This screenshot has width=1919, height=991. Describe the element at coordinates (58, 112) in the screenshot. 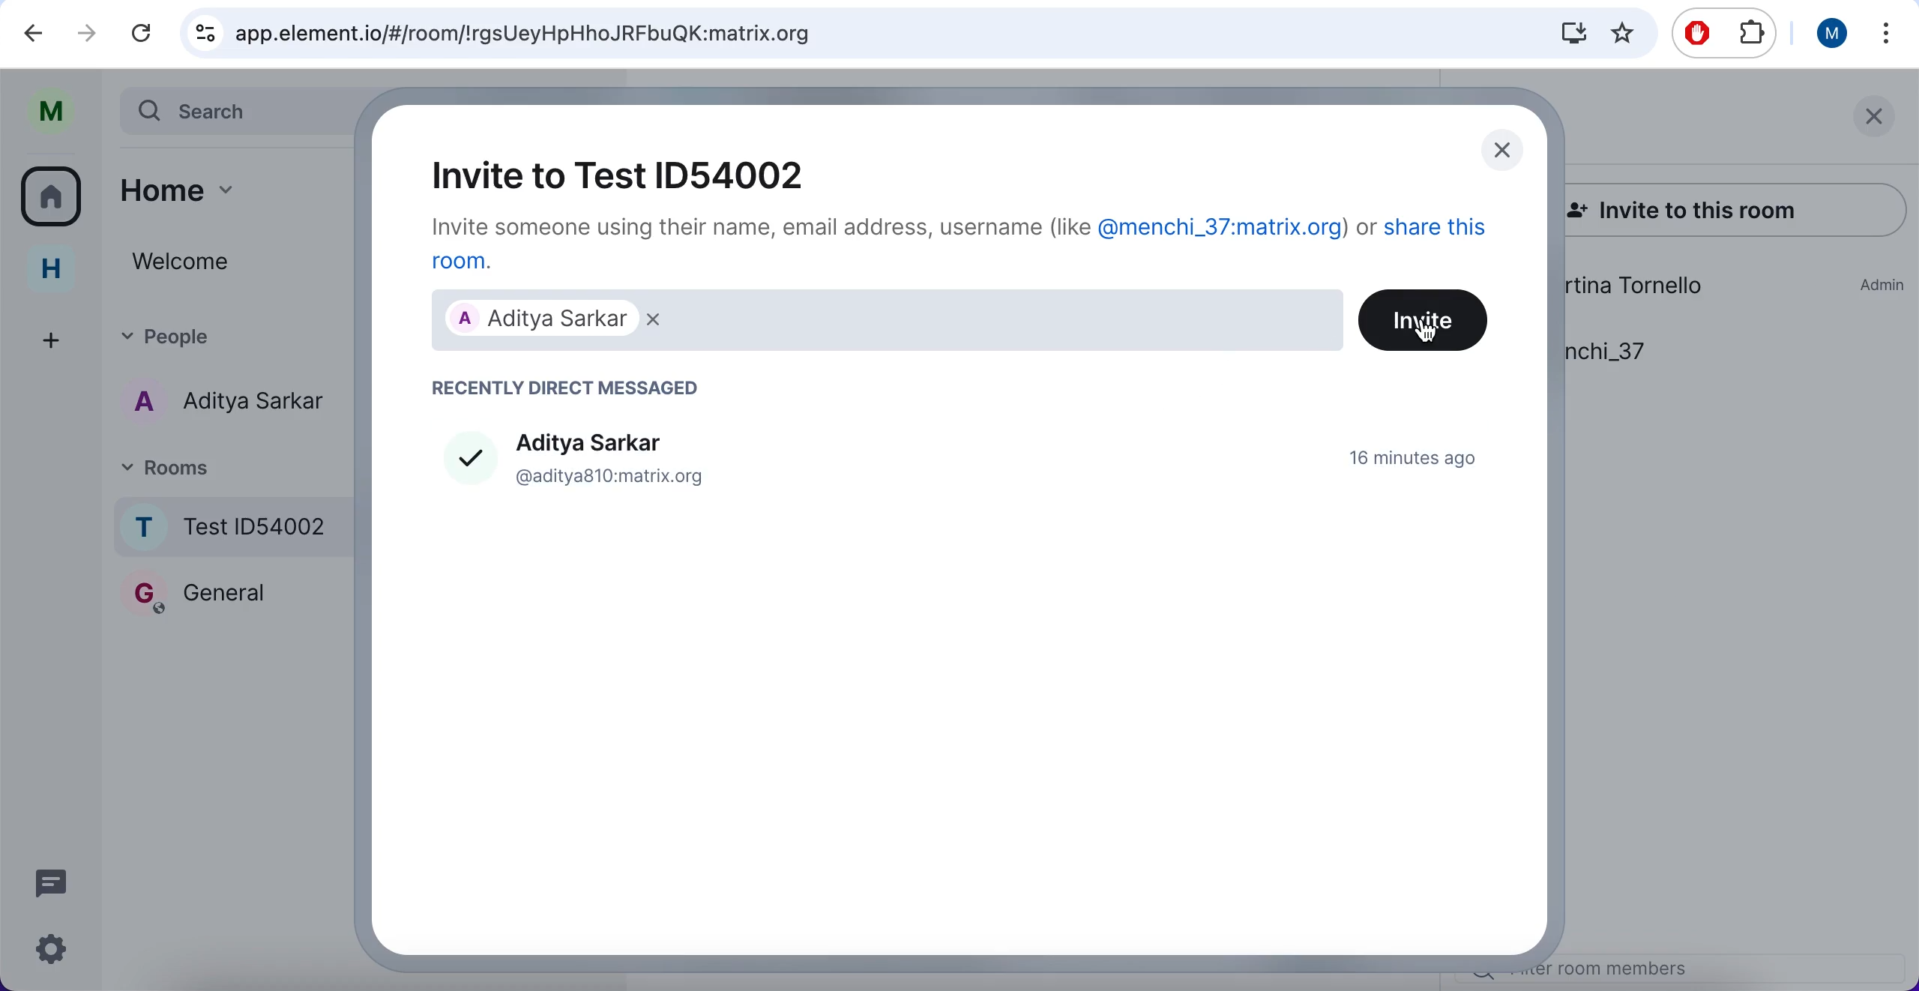

I see `user` at that location.